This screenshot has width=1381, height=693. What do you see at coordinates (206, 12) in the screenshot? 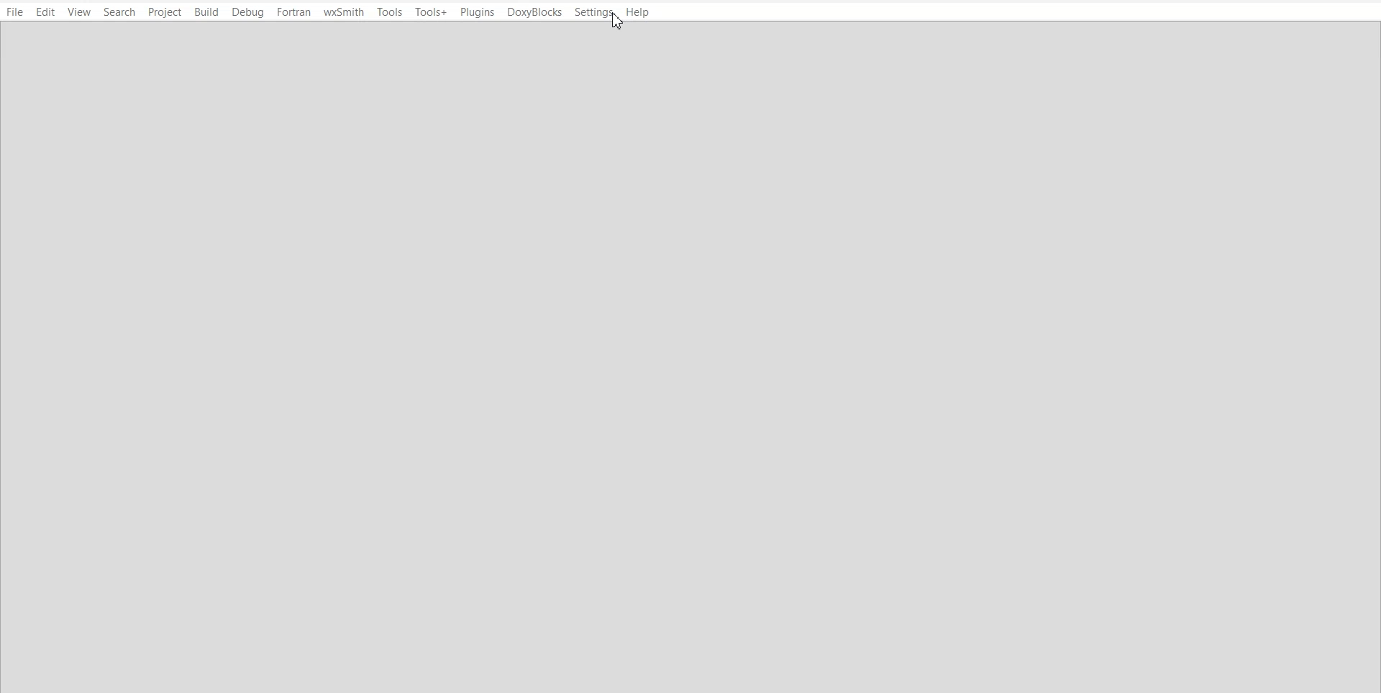
I see `Build` at bounding box center [206, 12].